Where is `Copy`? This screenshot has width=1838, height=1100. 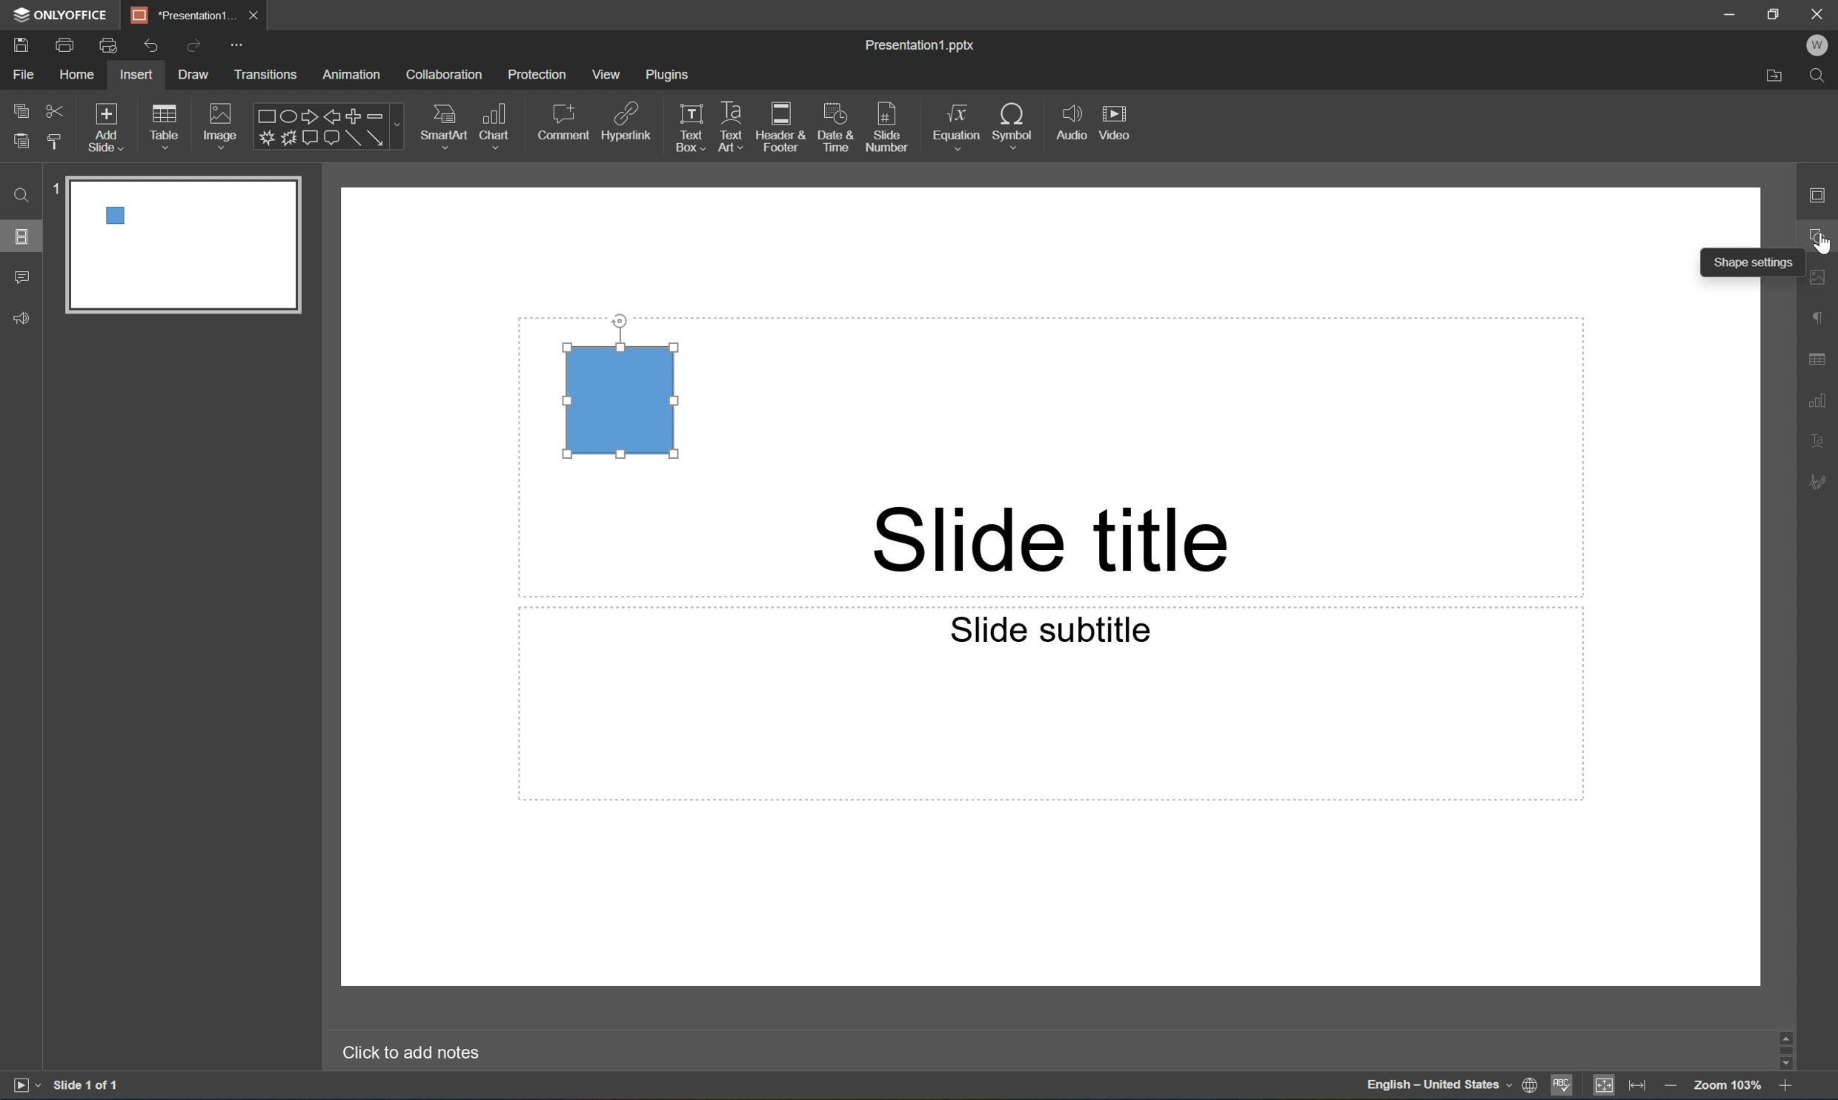
Copy is located at coordinates (22, 108).